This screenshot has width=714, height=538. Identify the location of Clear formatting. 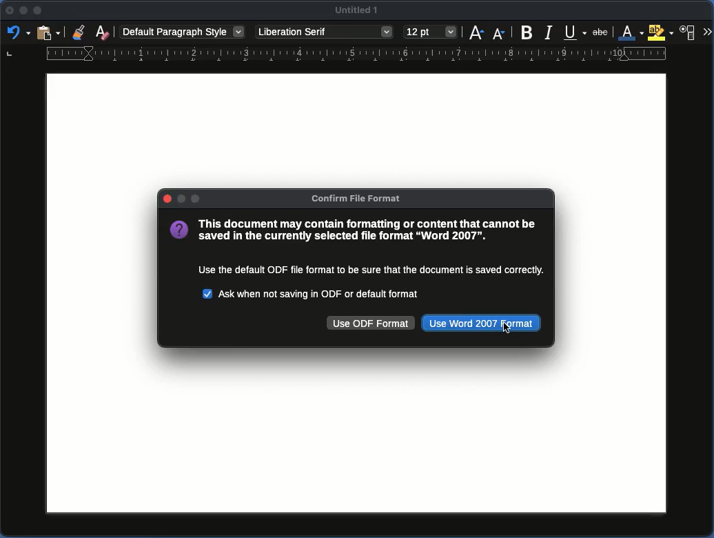
(102, 31).